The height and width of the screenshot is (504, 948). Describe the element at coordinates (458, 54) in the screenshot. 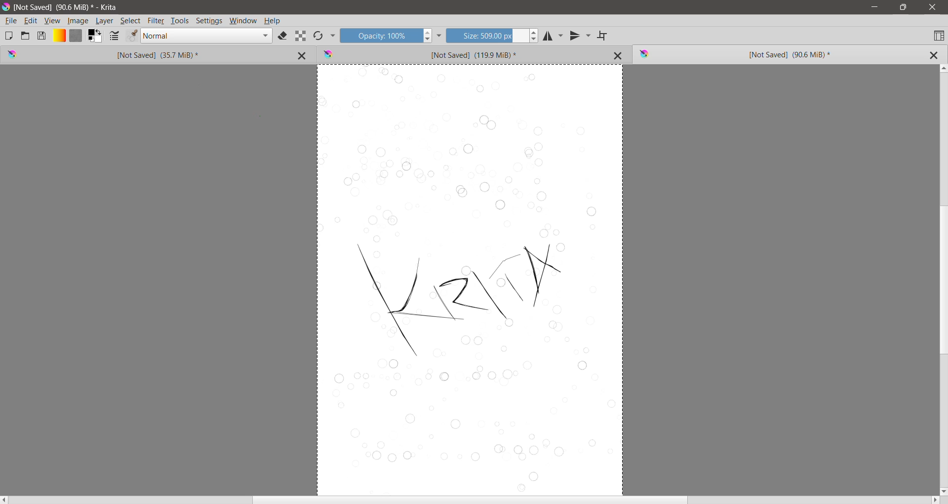

I see `Unsaved Image Tab 2` at that location.